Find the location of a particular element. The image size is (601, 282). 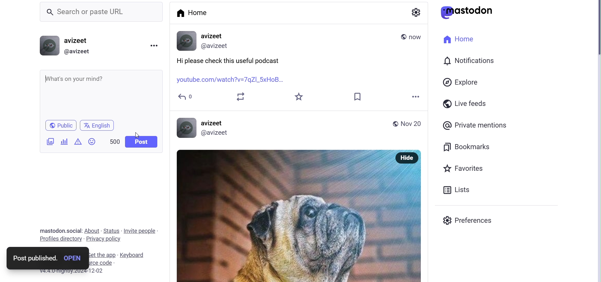

boost is located at coordinates (242, 97).